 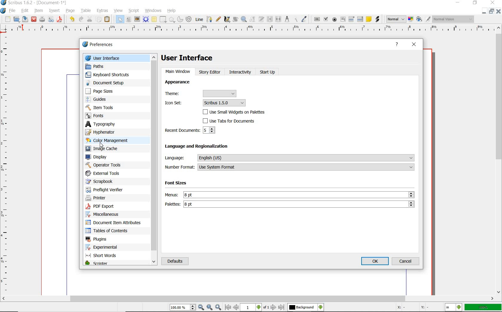 What do you see at coordinates (189, 130) in the screenshot?
I see `RECENT DOCUMENTS` at bounding box center [189, 130].